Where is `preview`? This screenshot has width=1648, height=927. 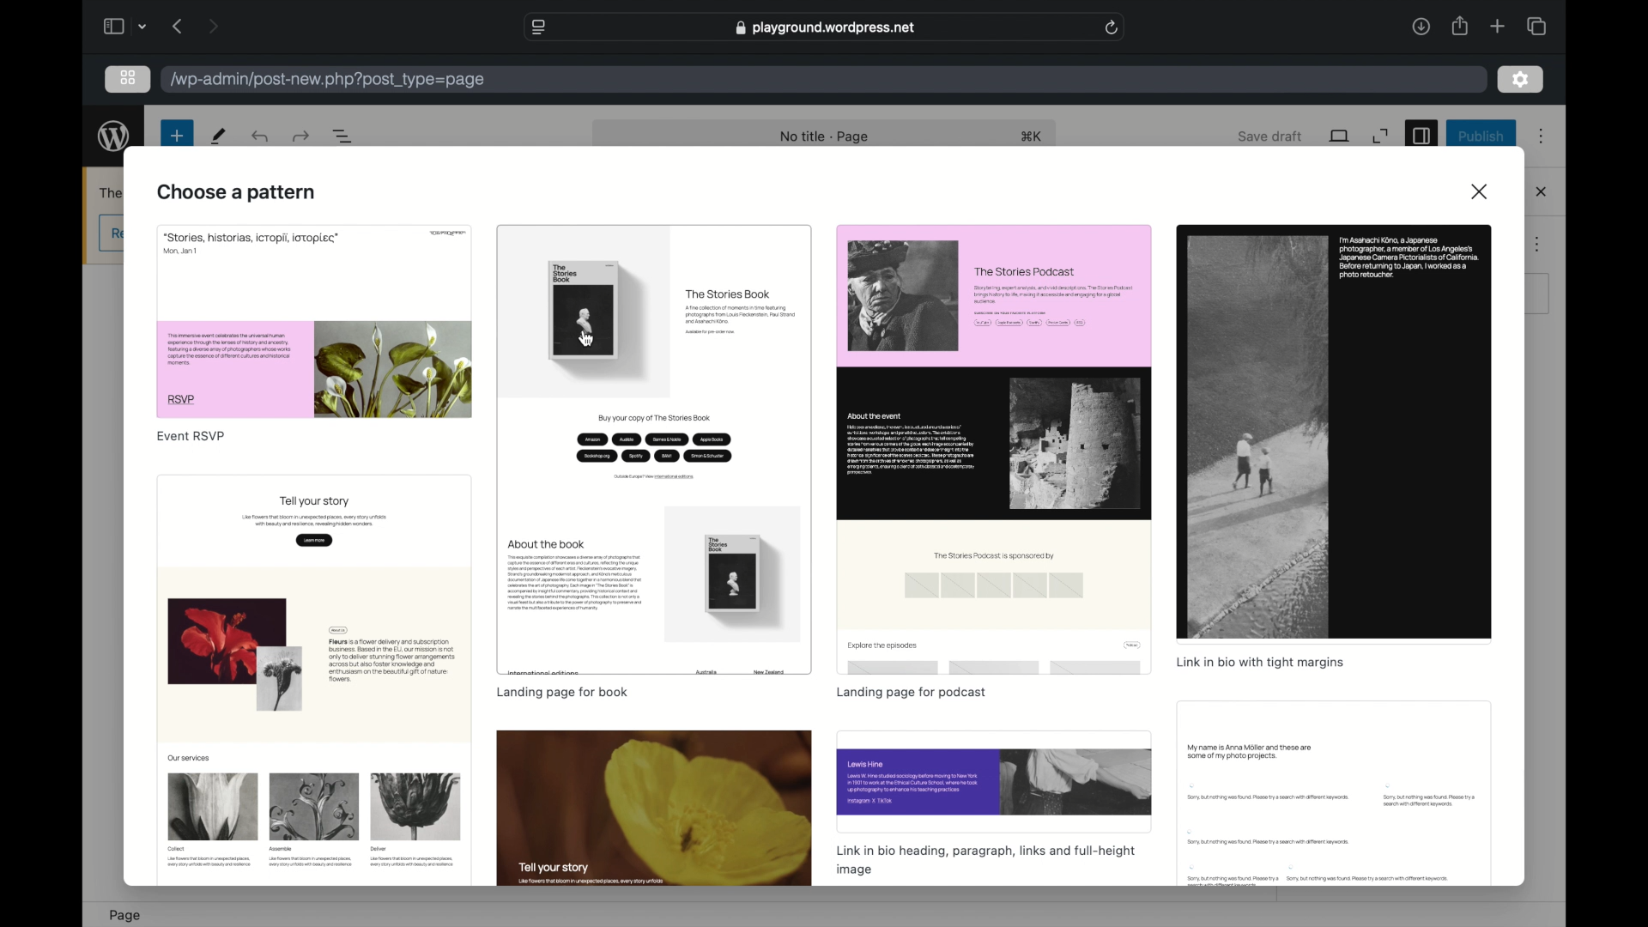 preview is located at coordinates (993, 782).